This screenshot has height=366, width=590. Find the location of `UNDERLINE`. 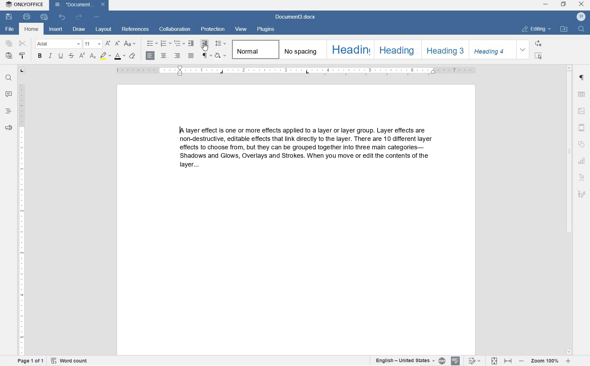

UNDERLINE is located at coordinates (61, 56).